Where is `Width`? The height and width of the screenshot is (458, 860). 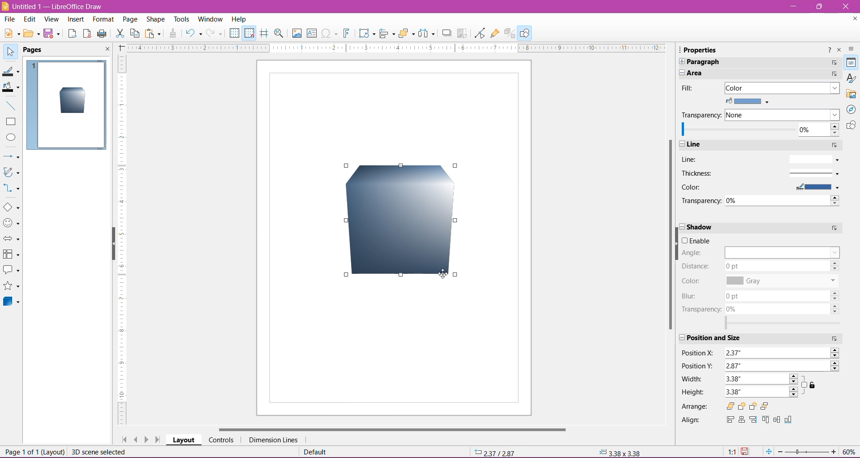
Width is located at coordinates (692, 379).